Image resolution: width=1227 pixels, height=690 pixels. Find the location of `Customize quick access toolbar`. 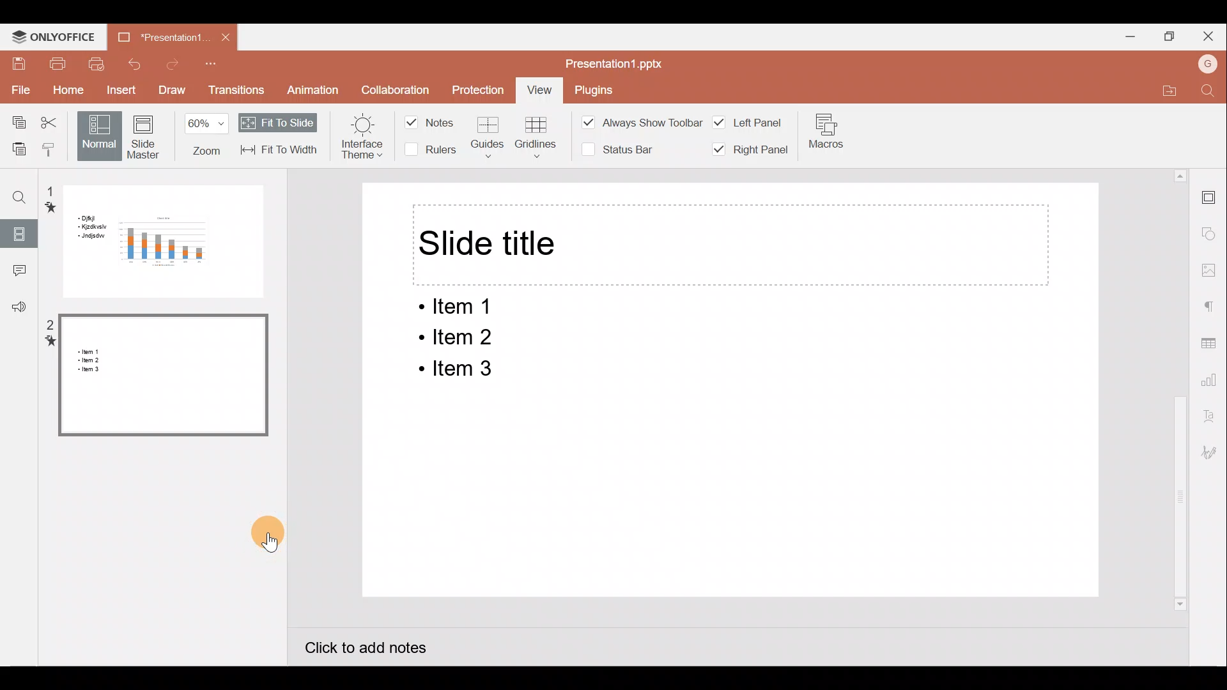

Customize quick access toolbar is located at coordinates (212, 65).